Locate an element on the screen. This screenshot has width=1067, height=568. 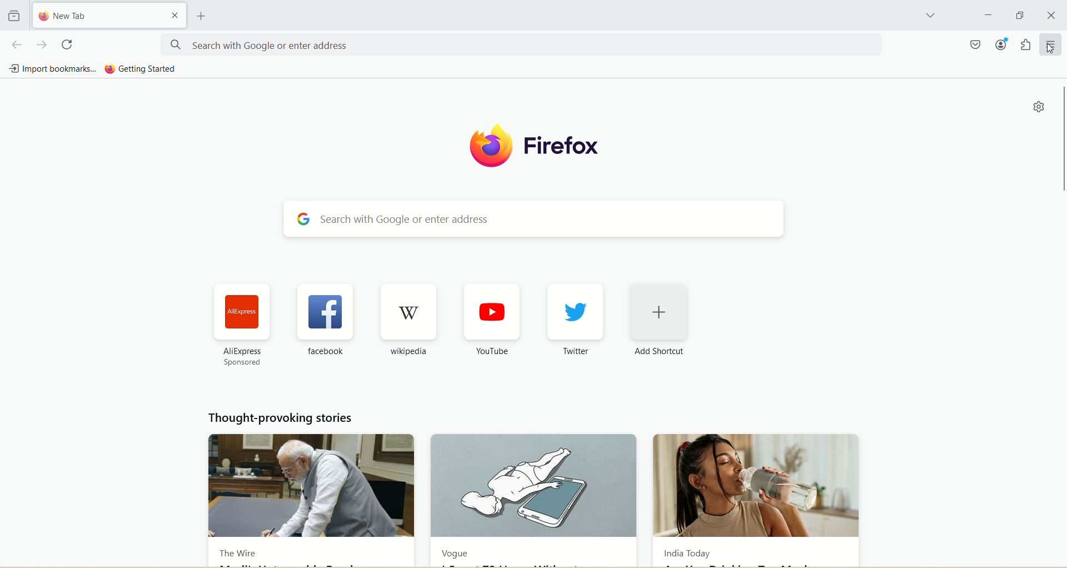
logo is located at coordinates (485, 147).